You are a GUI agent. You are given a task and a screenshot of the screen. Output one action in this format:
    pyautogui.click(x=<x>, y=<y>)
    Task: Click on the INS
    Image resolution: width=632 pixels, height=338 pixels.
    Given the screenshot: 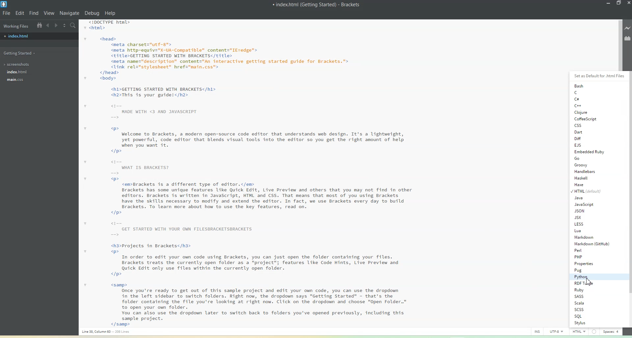 What is the action you would take?
    pyautogui.click(x=537, y=331)
    